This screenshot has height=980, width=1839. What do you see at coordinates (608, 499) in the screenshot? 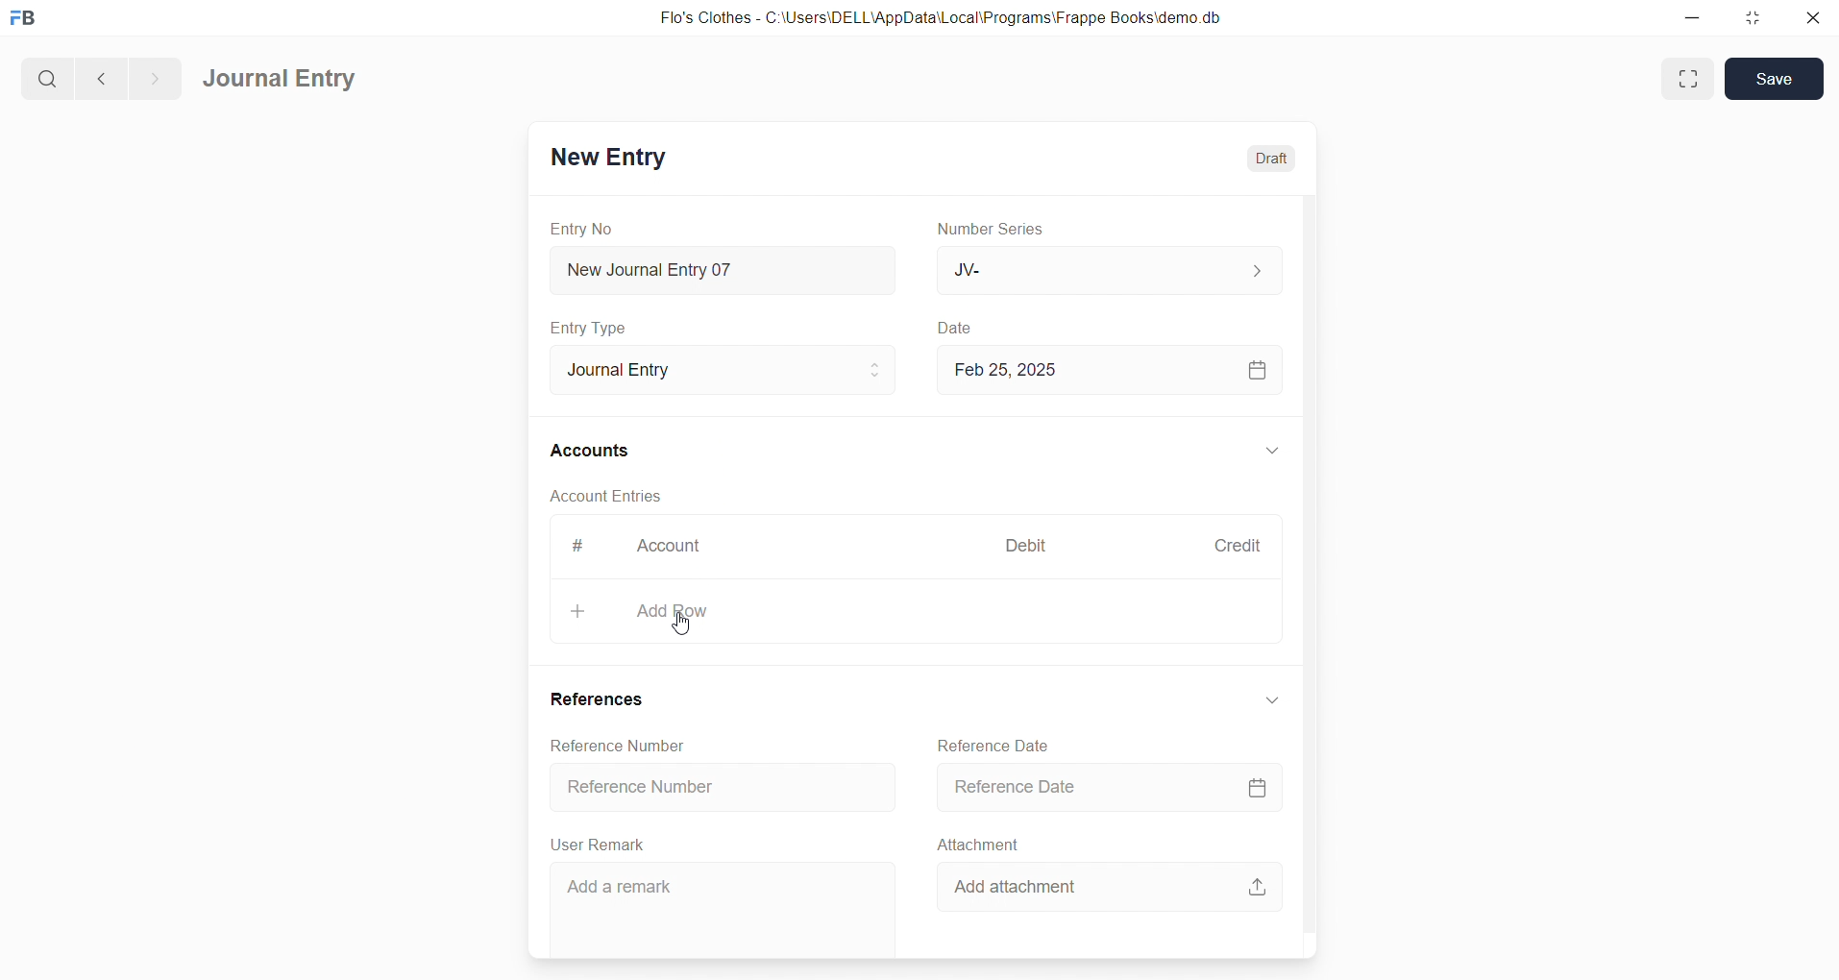
I see `Account Entries` at bounding box center [608, 499].